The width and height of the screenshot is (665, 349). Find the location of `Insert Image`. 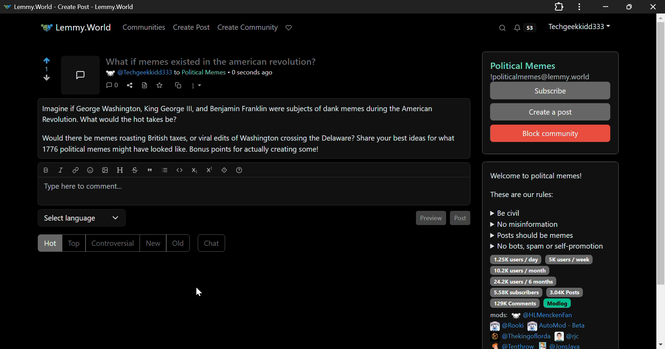

Insert Image is located at coordinates (105, 169).